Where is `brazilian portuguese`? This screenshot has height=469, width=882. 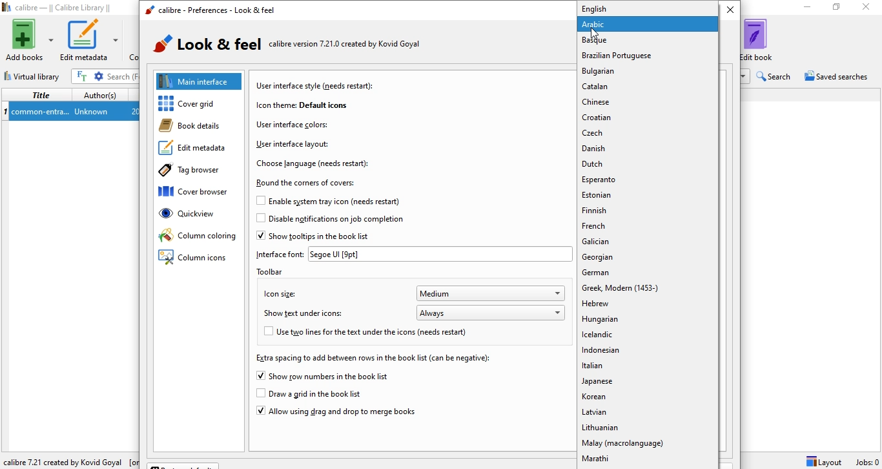 brazilian portuguese is located at coordinates (646, 56).